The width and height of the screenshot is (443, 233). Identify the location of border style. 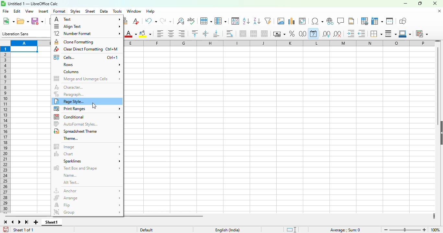
(390, 34).